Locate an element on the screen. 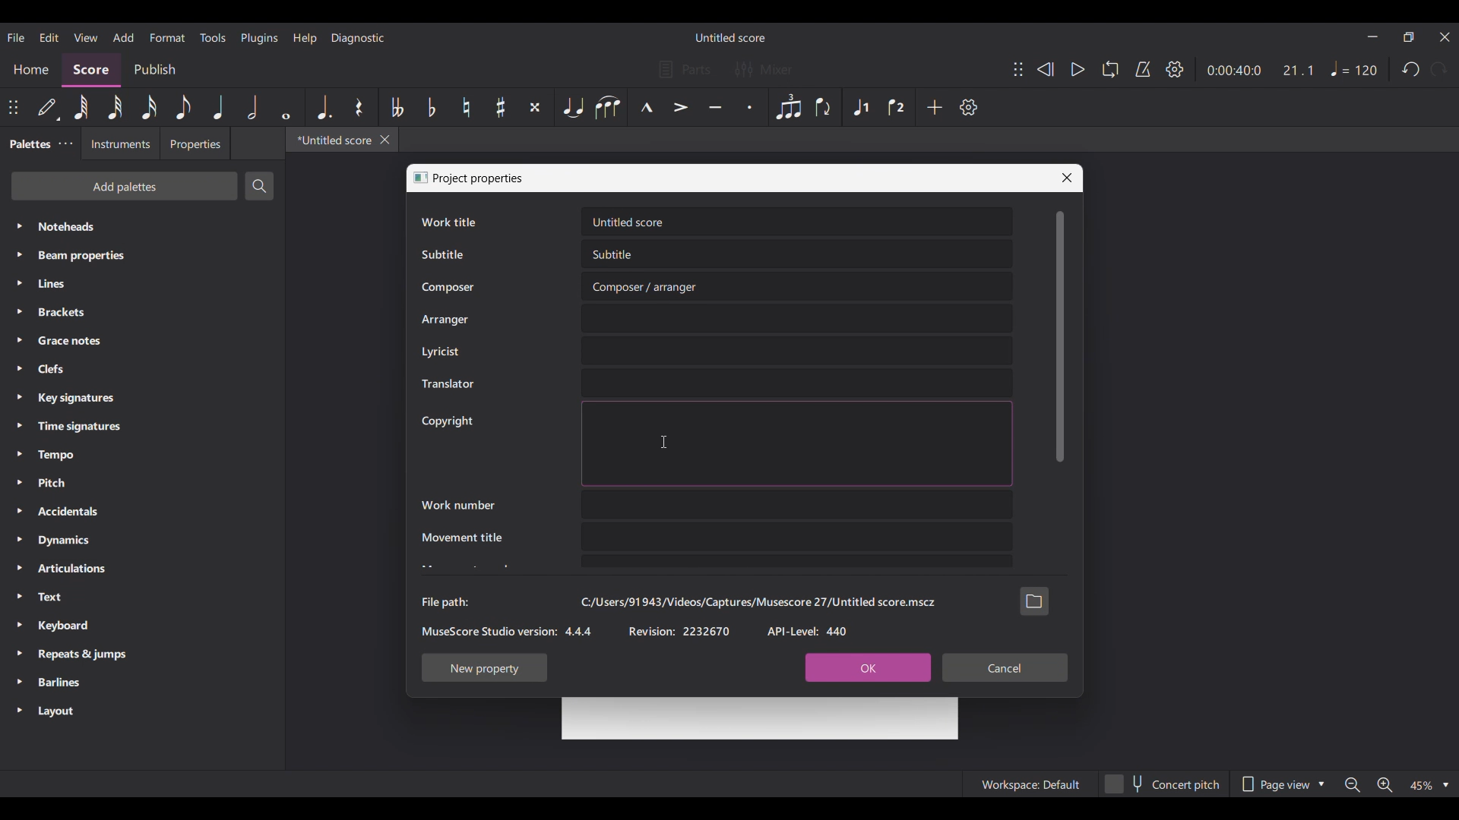 Image resolution: width=1459 pixels, height=820 pixels. Tempo is located at coordinates (142, 455).